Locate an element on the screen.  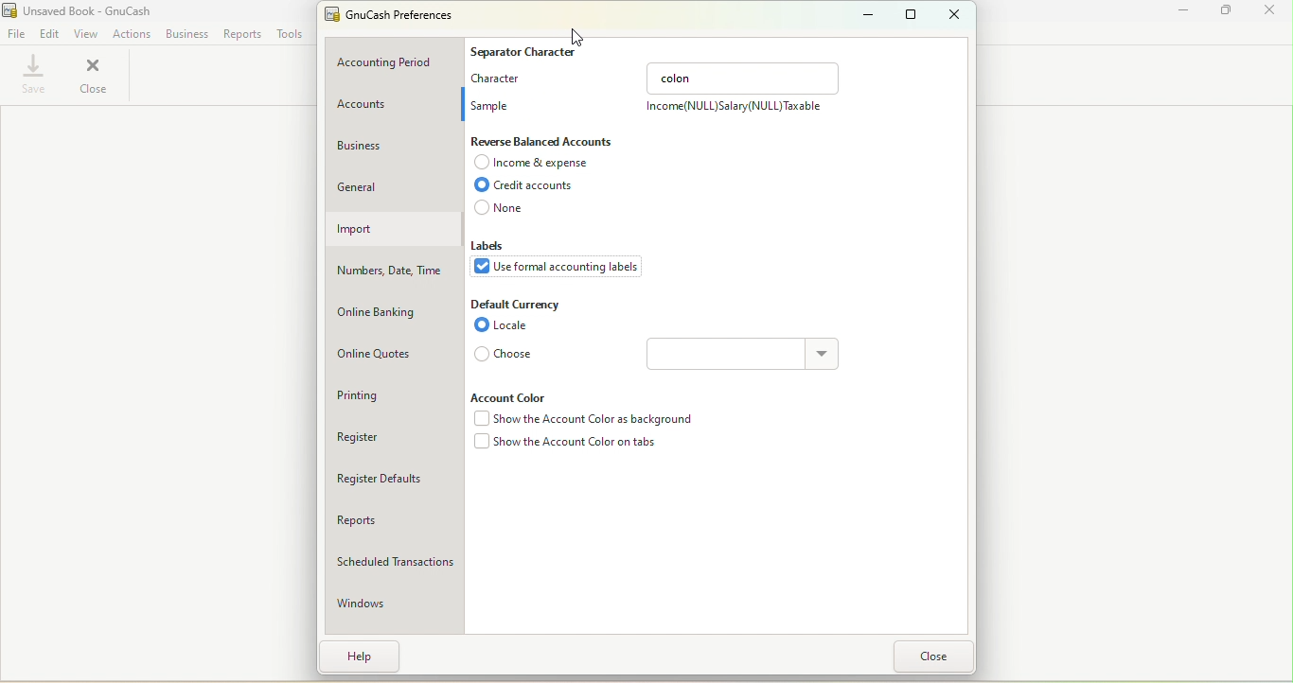
Labels is located at coordinates (495, 247).